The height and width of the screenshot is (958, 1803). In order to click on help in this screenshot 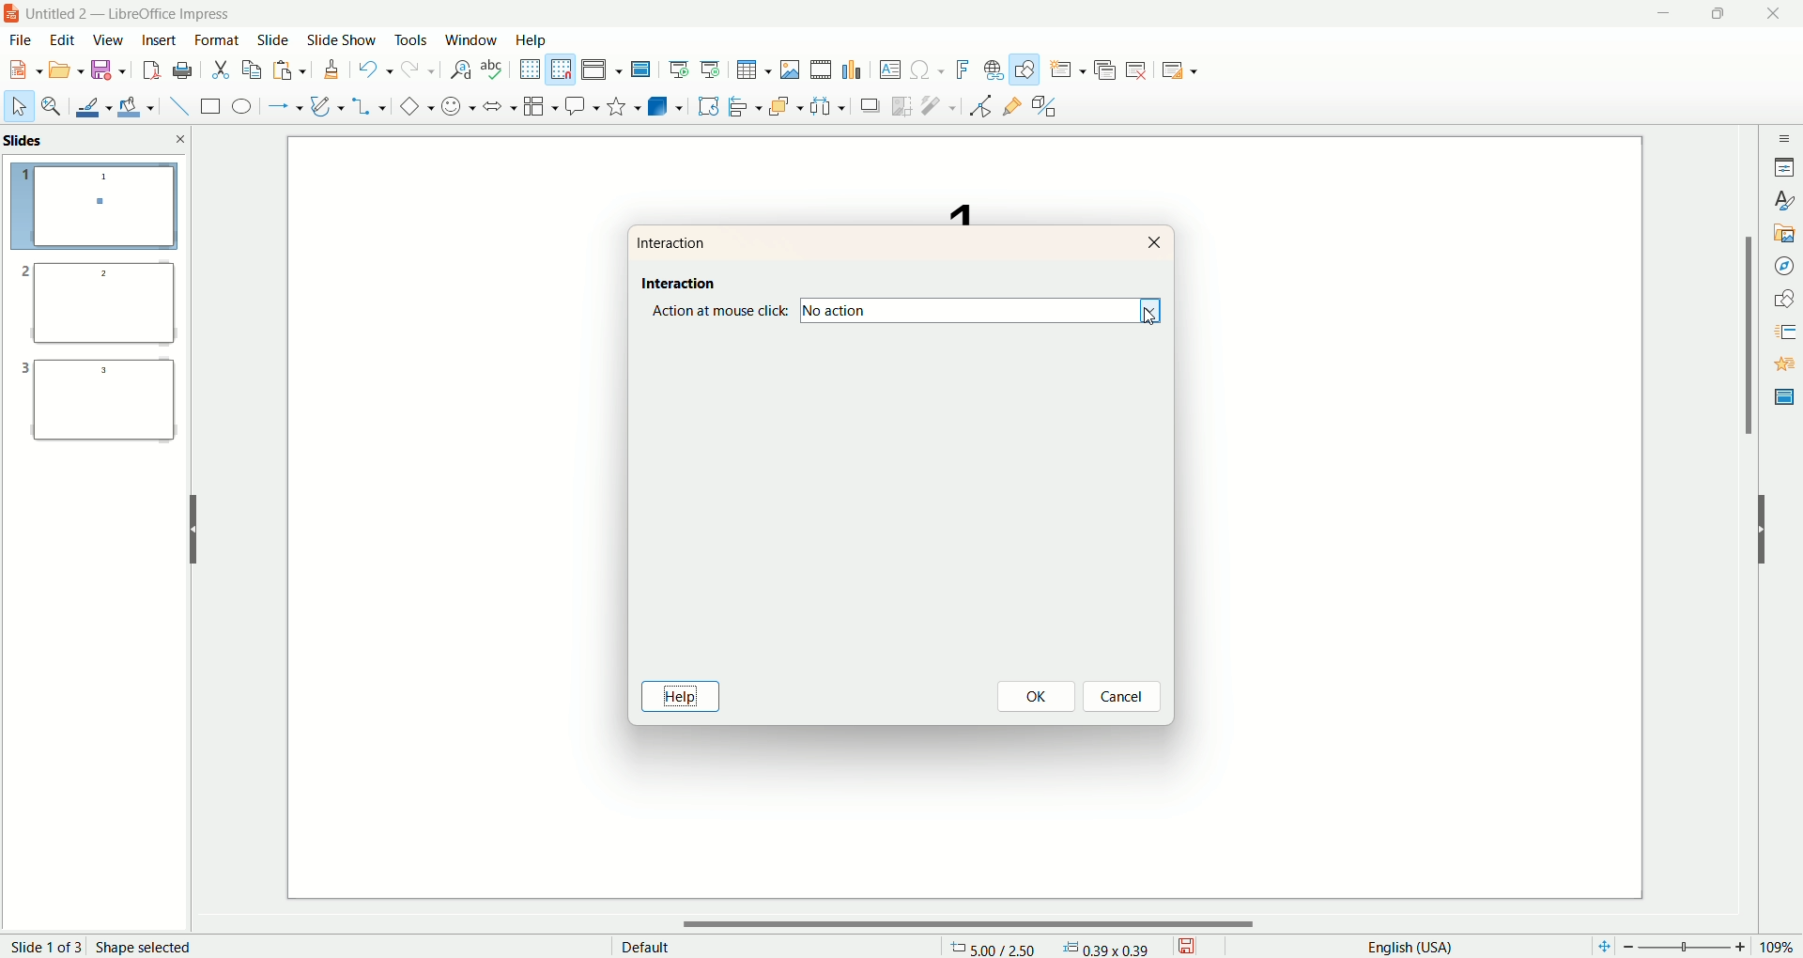, I will do `click(532, 39)`.